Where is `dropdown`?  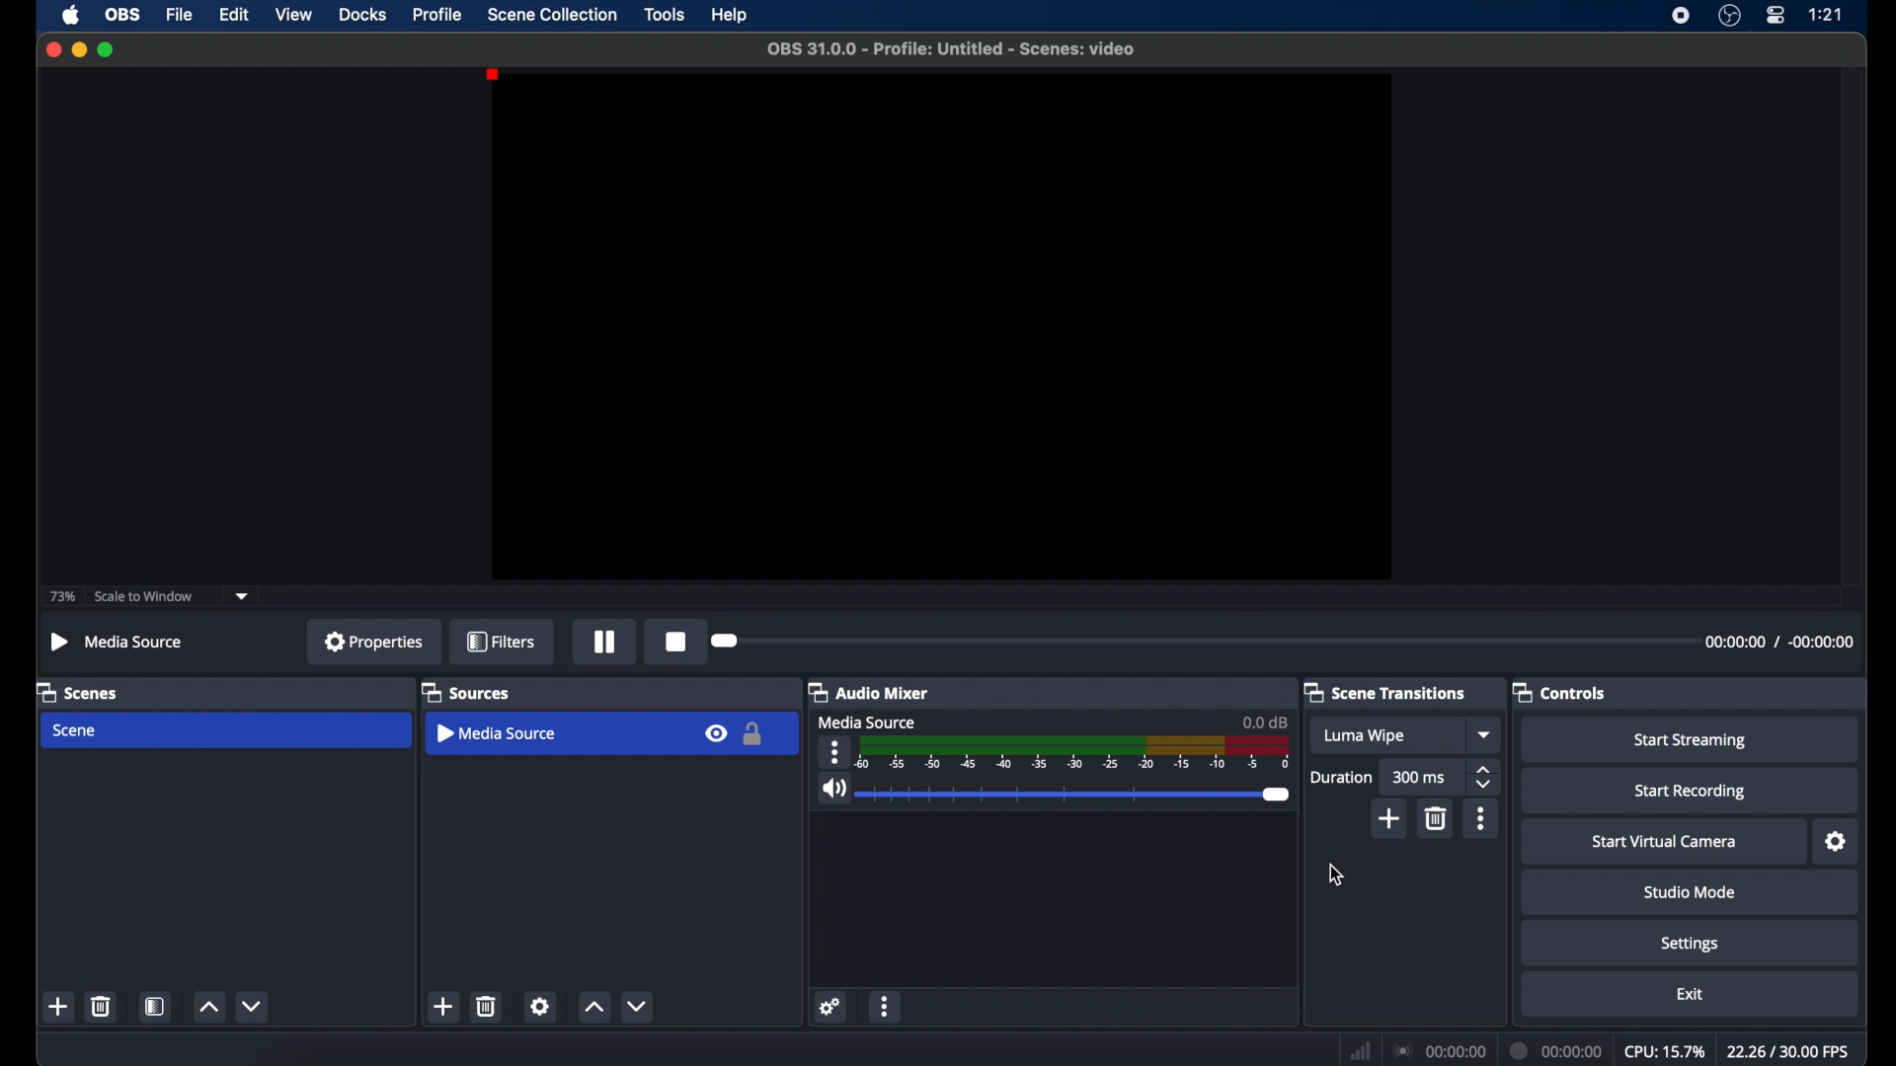 dropdown is located at coordinates (244, 595).